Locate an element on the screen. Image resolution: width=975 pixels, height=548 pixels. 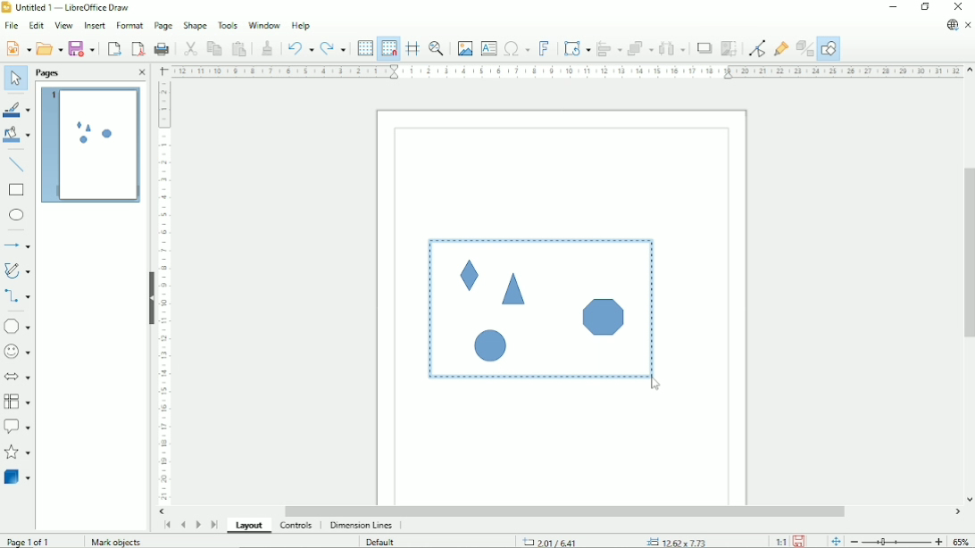
View is located at coordinates (62, 25).